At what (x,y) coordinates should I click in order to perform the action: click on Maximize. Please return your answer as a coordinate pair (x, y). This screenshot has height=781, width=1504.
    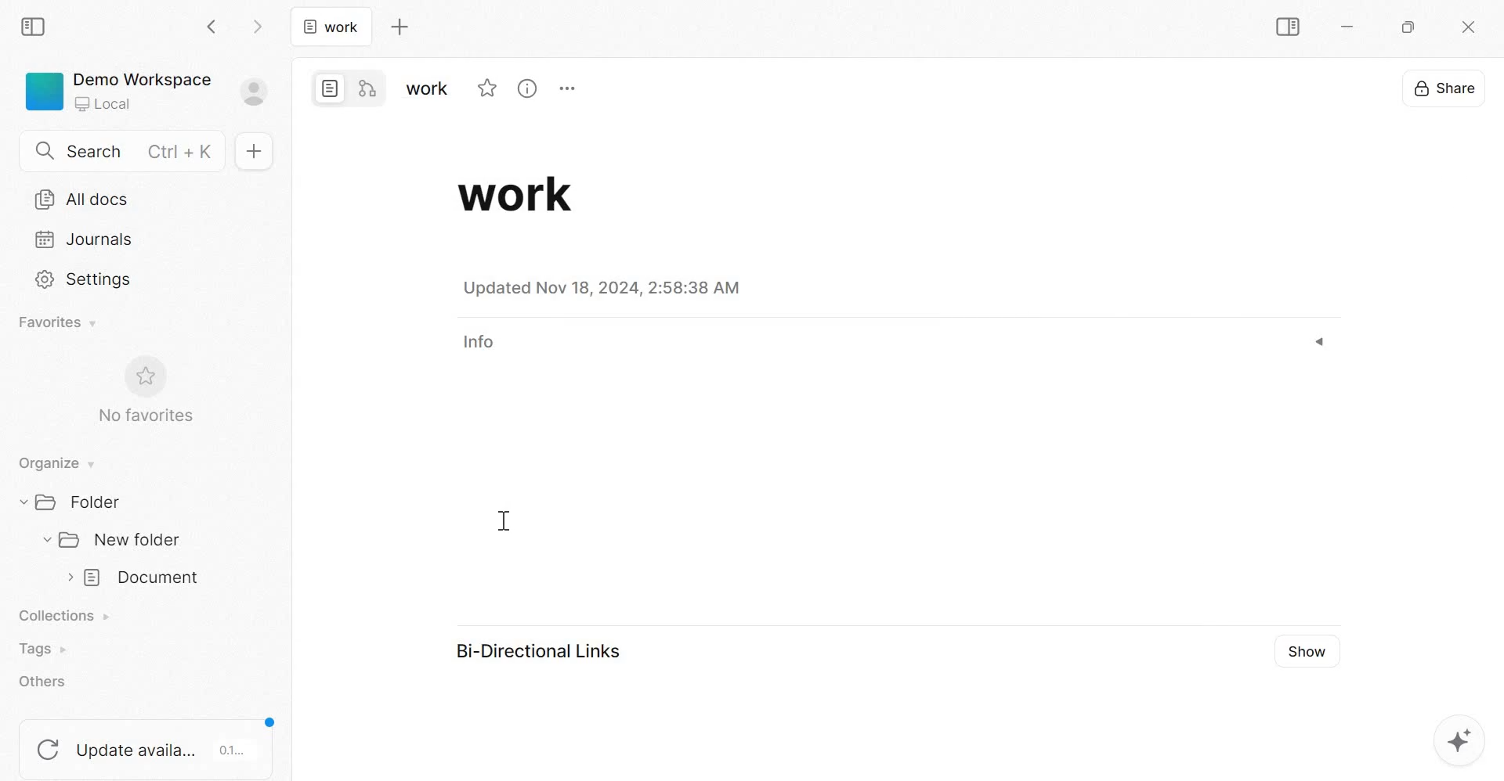
    Looking at the image, I should click on (1412, 30).